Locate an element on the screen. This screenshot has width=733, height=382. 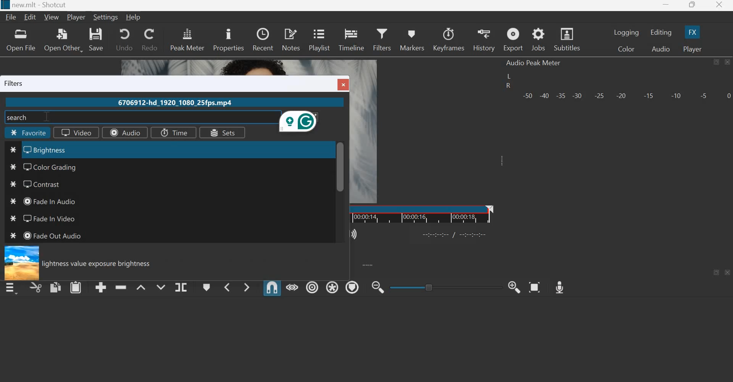
search is located at coordinates (19, 117).